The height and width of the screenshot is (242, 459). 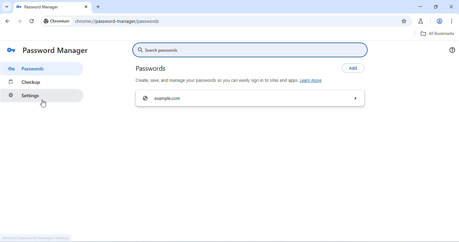 What do you see at coordinates (98, 7) in the screenshot?
I see `add new tab` at bounding box center [98, 7].